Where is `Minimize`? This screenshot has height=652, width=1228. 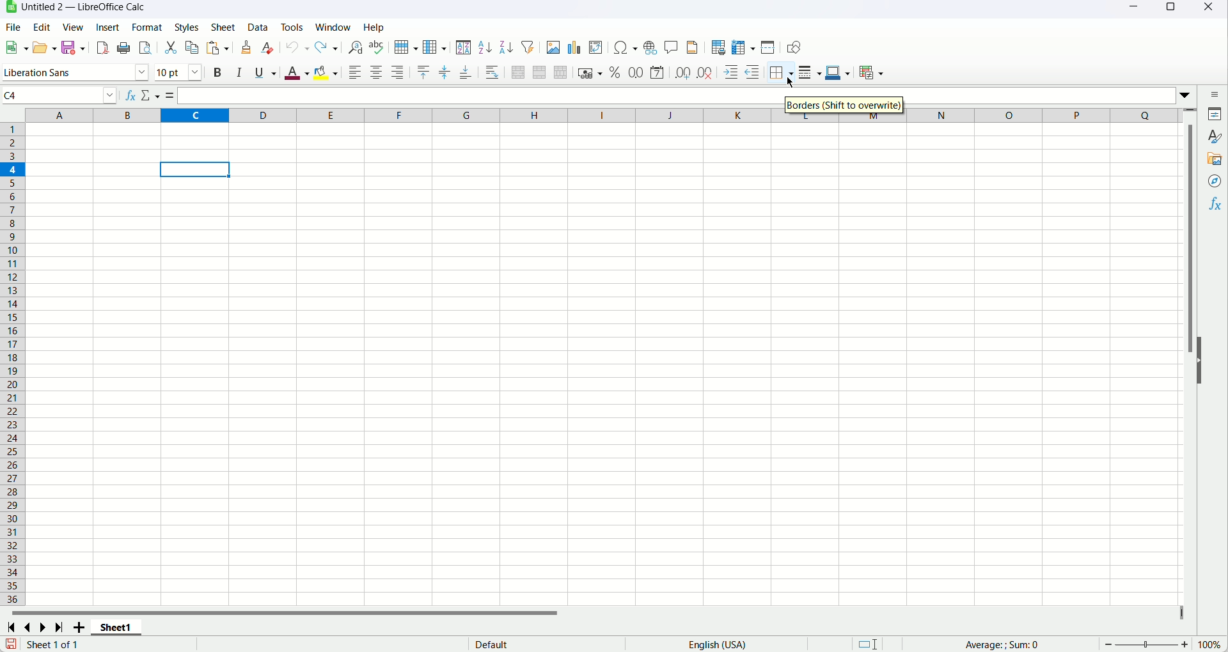
Minimize is located at coordinates (1136, 9).